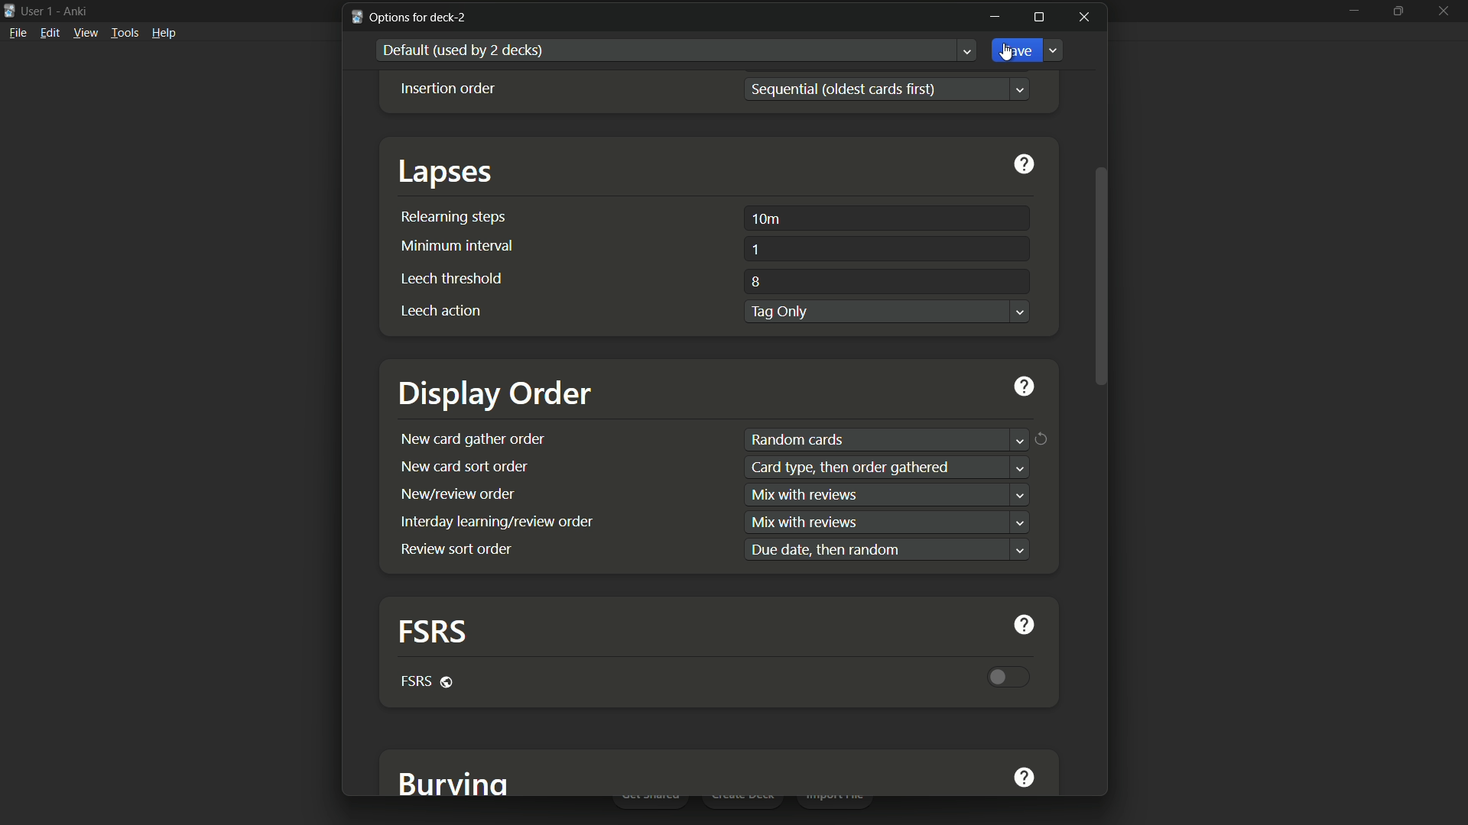 Image resolution: width=1468 pixels, height=825 pixels. Describe the element at coordinates (966, 50) in the screenshot. I see `Dropdown` at that location.